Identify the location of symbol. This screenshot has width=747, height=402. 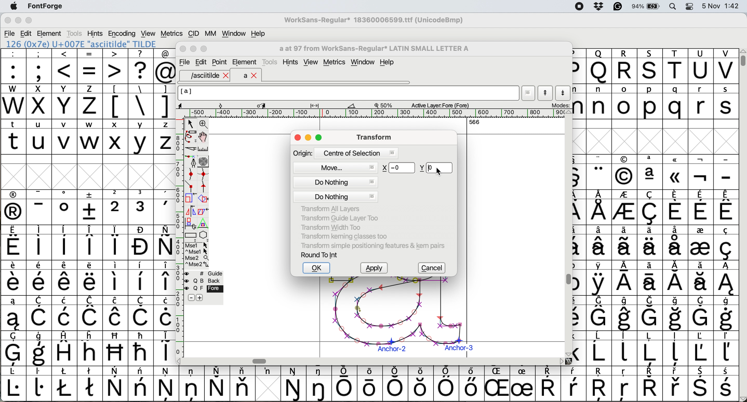
(166, 383).